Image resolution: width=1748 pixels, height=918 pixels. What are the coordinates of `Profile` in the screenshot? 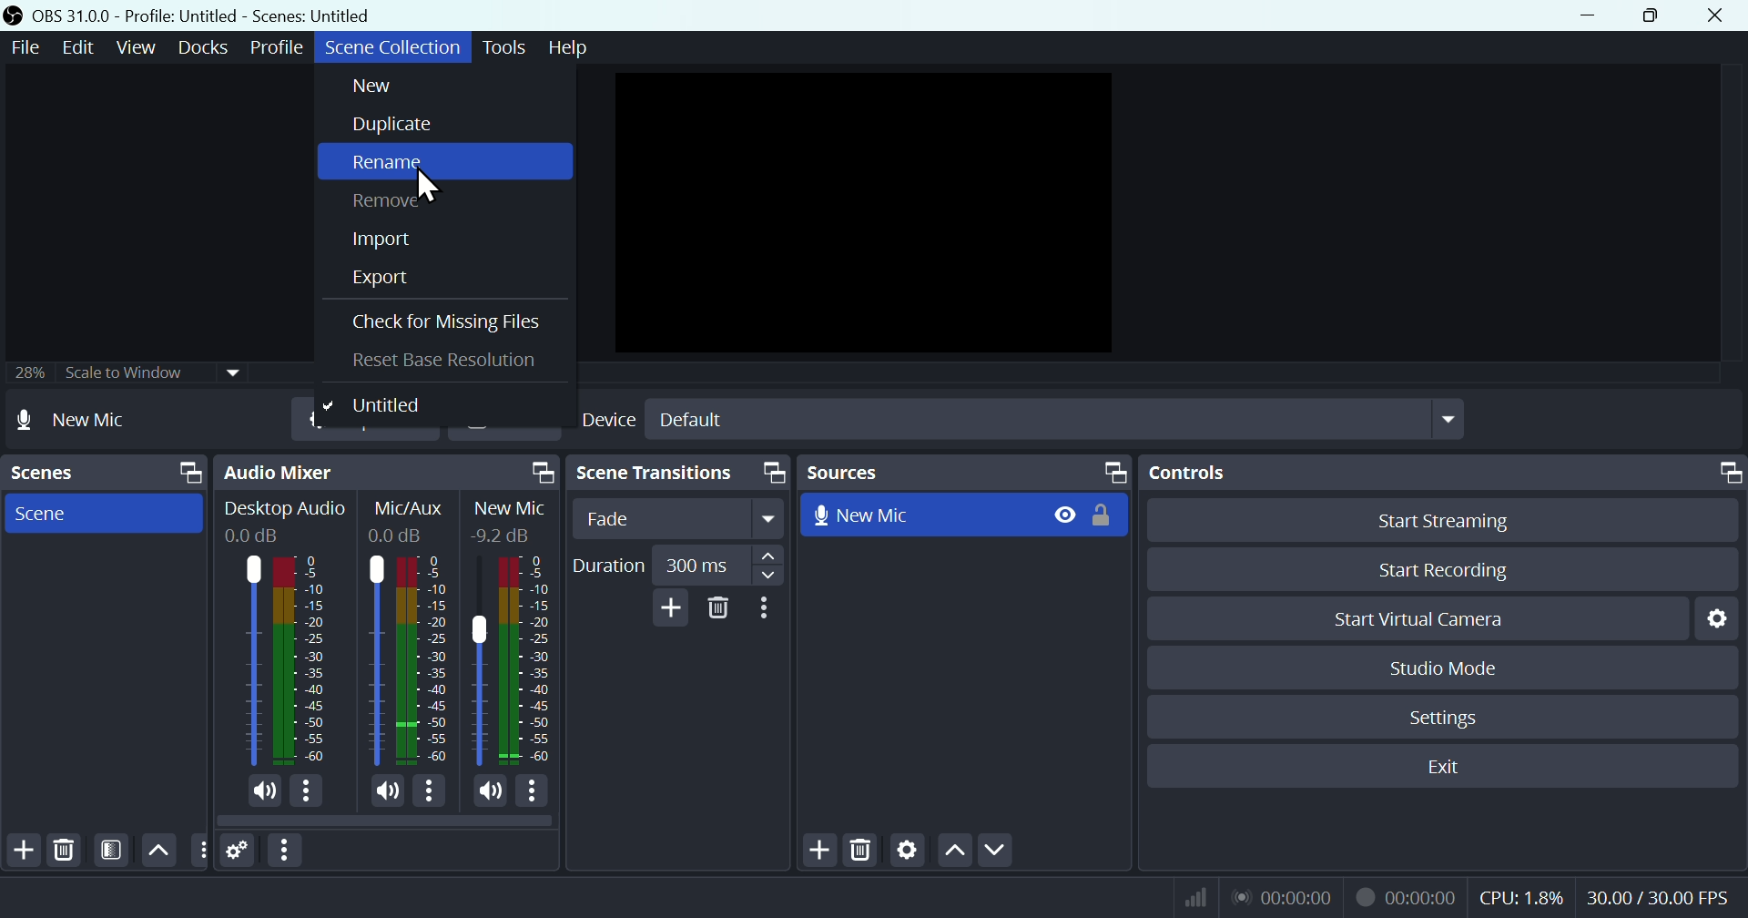 It's located at (273, 50).